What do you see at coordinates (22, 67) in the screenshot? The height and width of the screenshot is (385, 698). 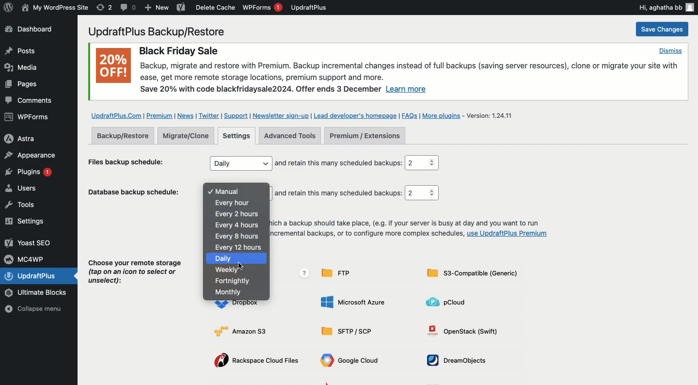 I see `Media` at bounding box center [22, 67].